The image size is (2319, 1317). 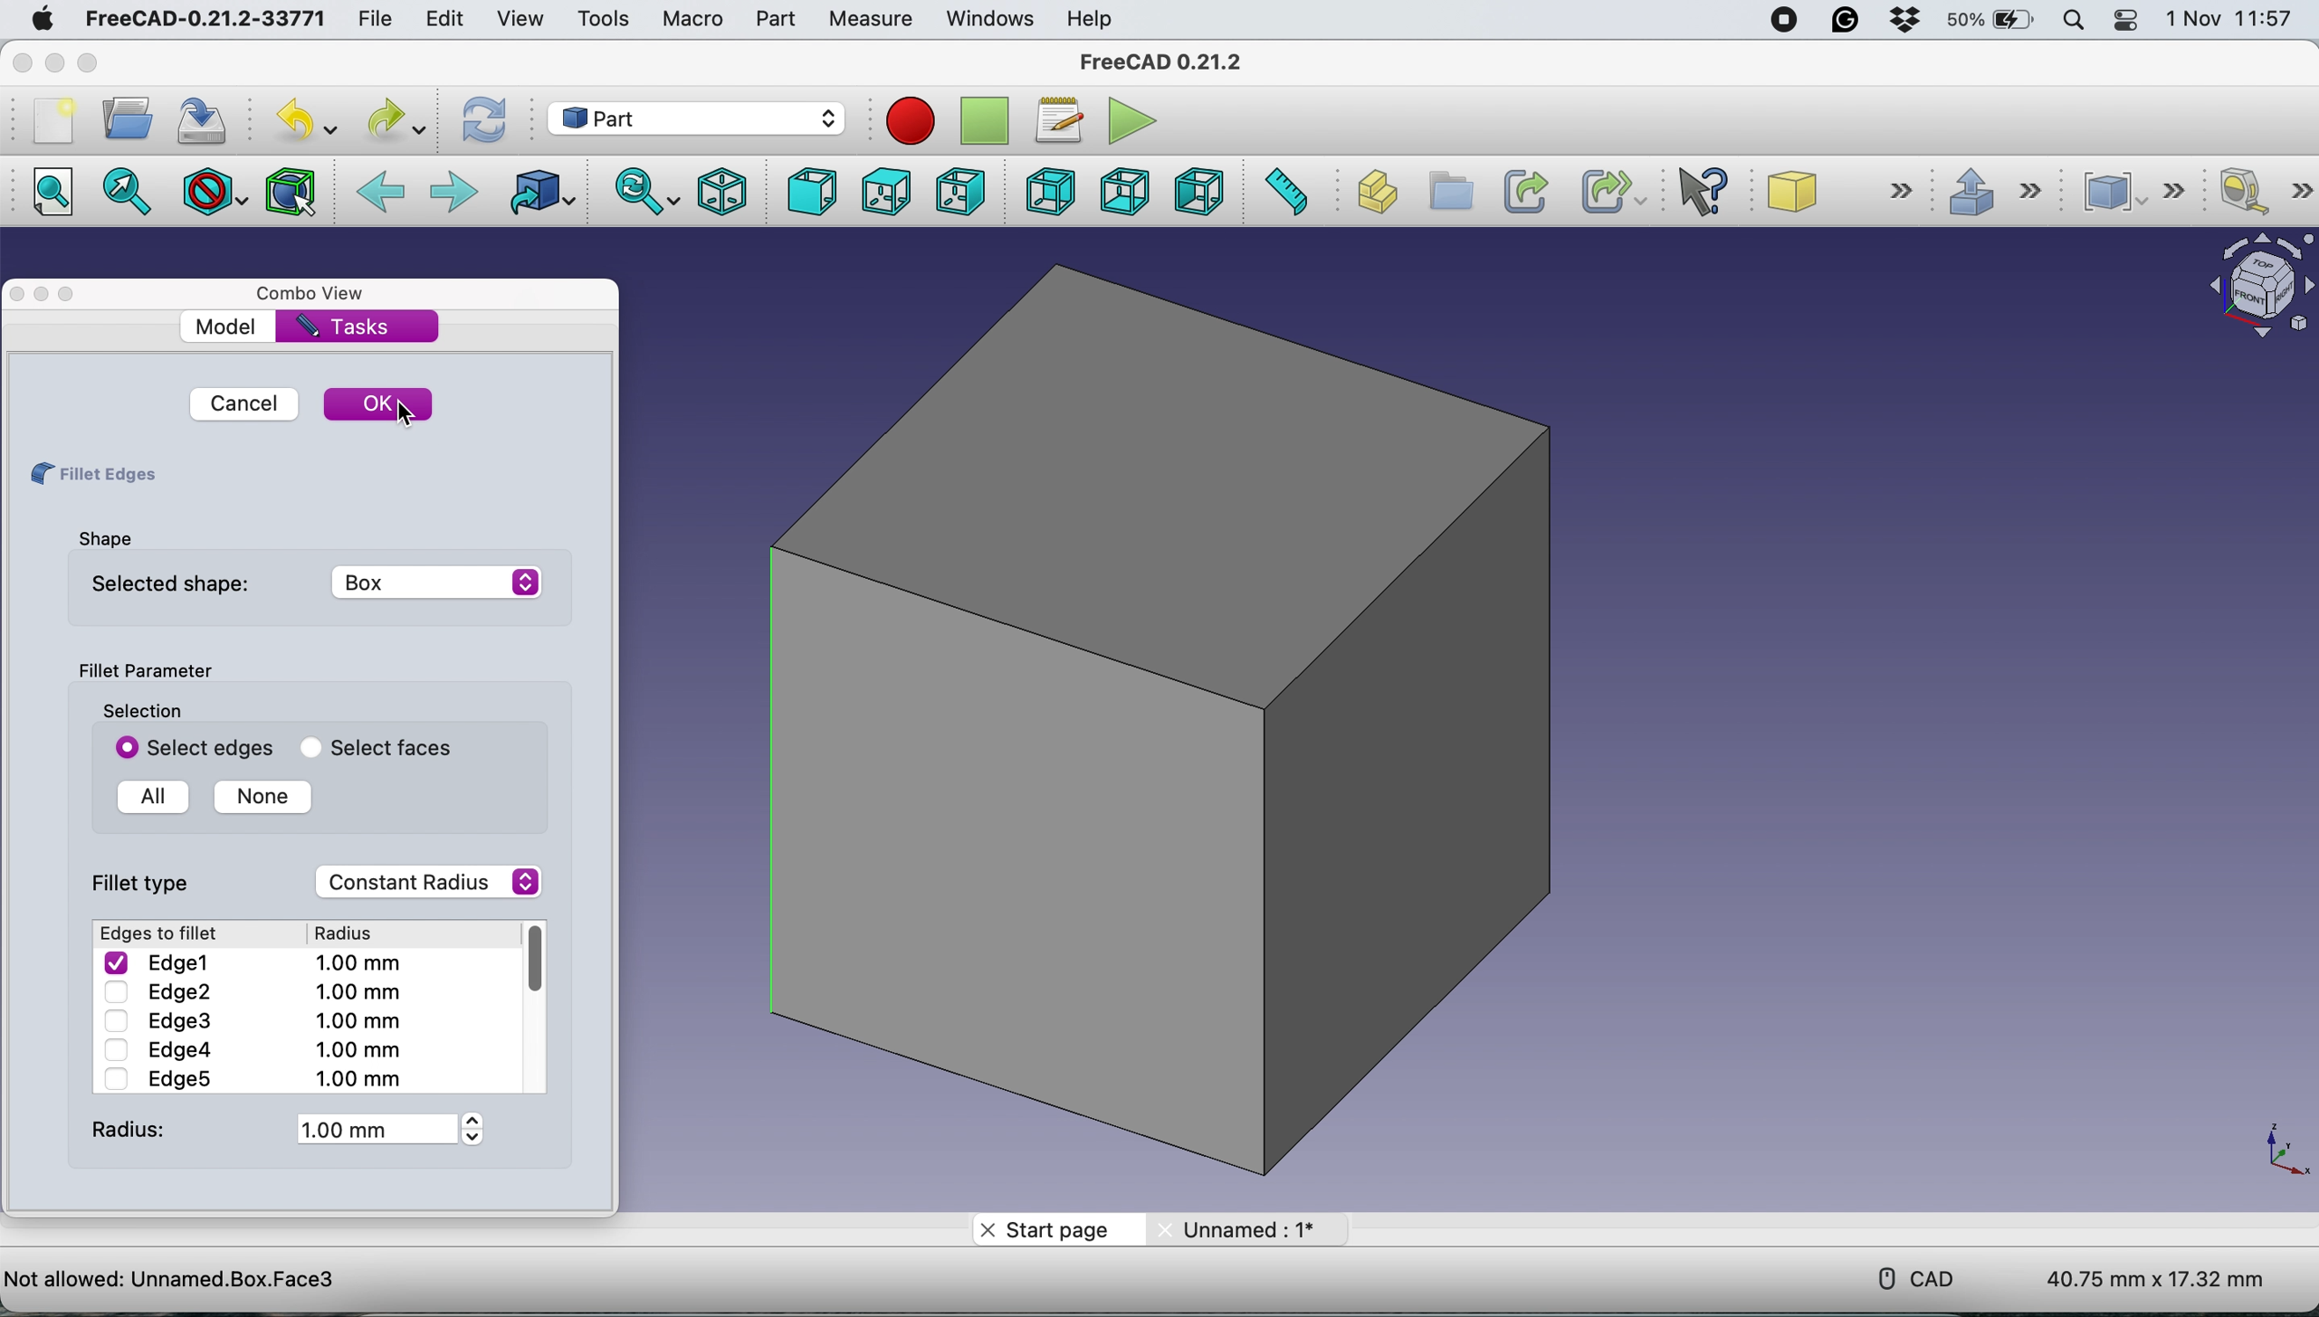 I want to click on measure, so click(x=870, y=20).